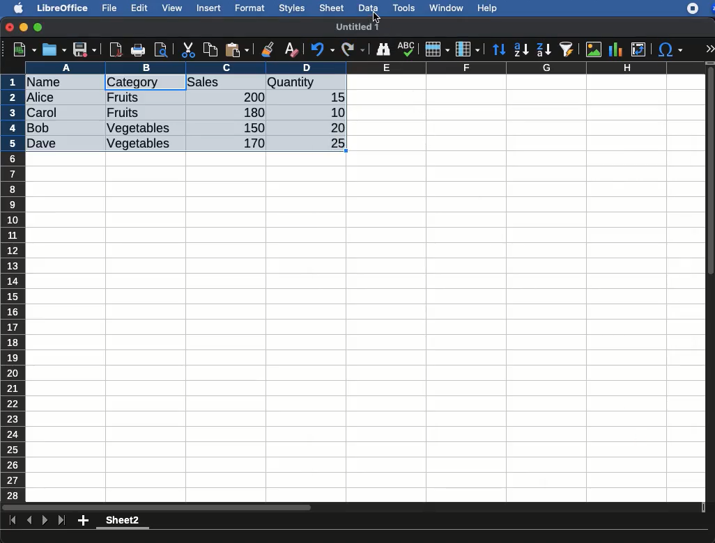 The height and width of the screenshot is (543, 715). I want to click on file, so click(107, 8).